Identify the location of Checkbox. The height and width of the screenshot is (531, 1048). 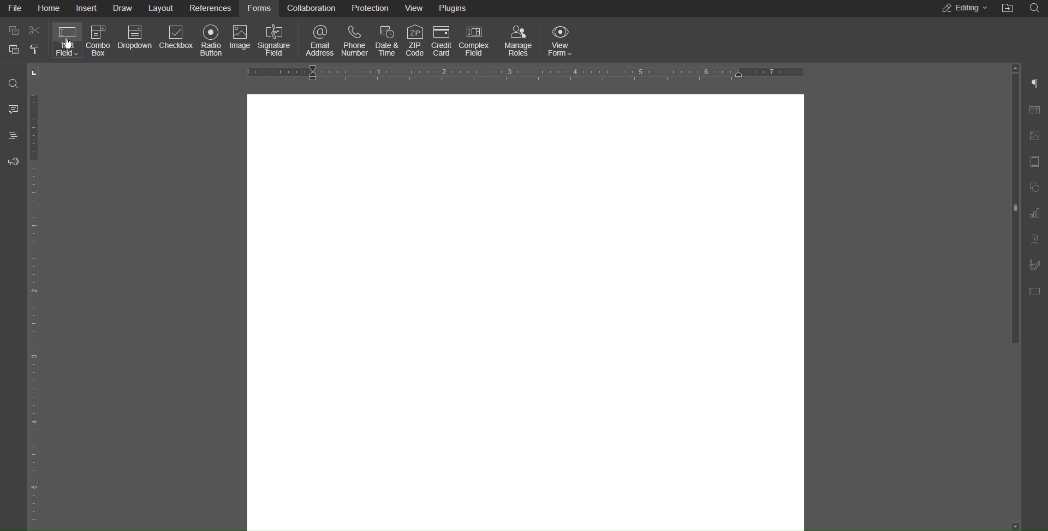
(177, 38).